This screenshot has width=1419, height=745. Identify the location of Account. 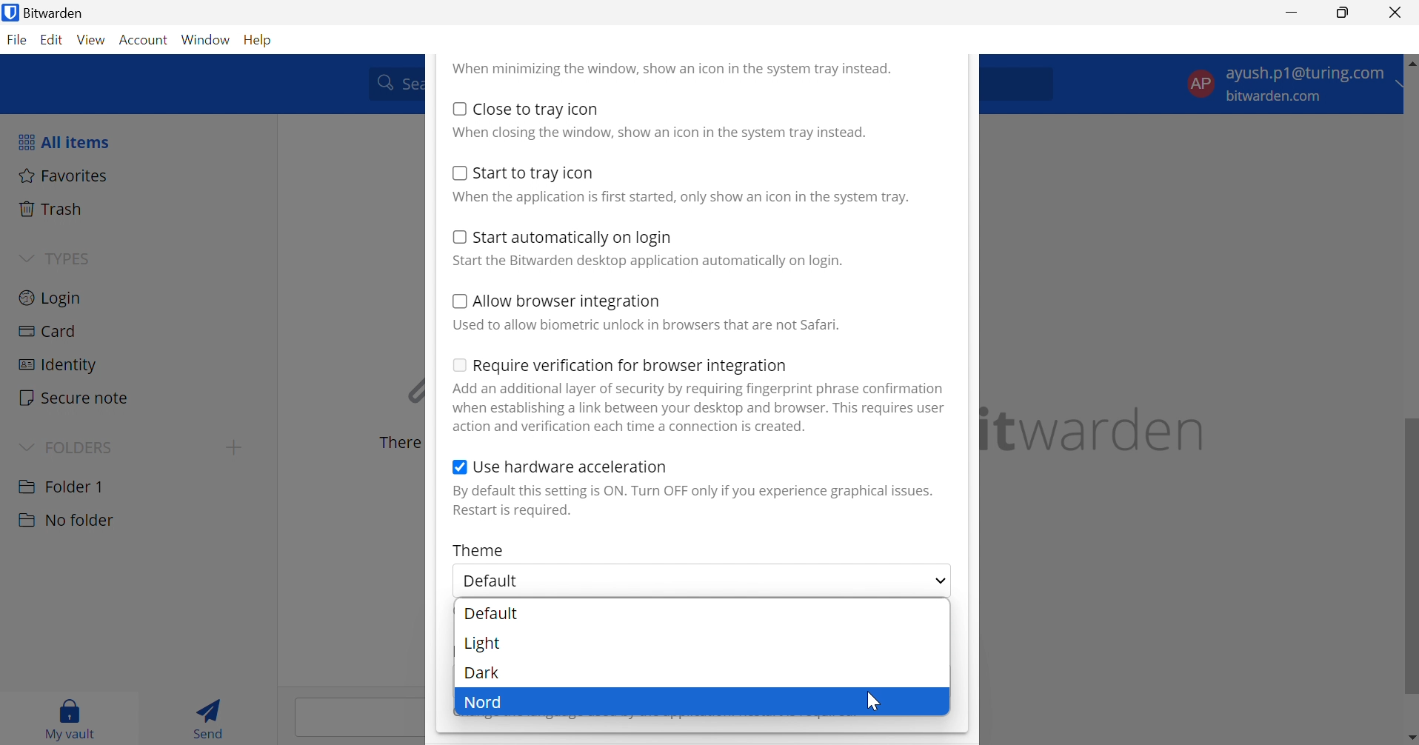
(146, 41).